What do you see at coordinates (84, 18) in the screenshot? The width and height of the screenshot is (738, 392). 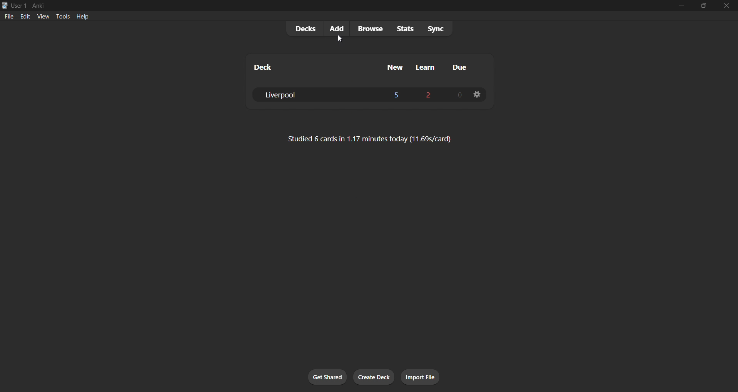 I see `help` at bounding box center [84, 18].